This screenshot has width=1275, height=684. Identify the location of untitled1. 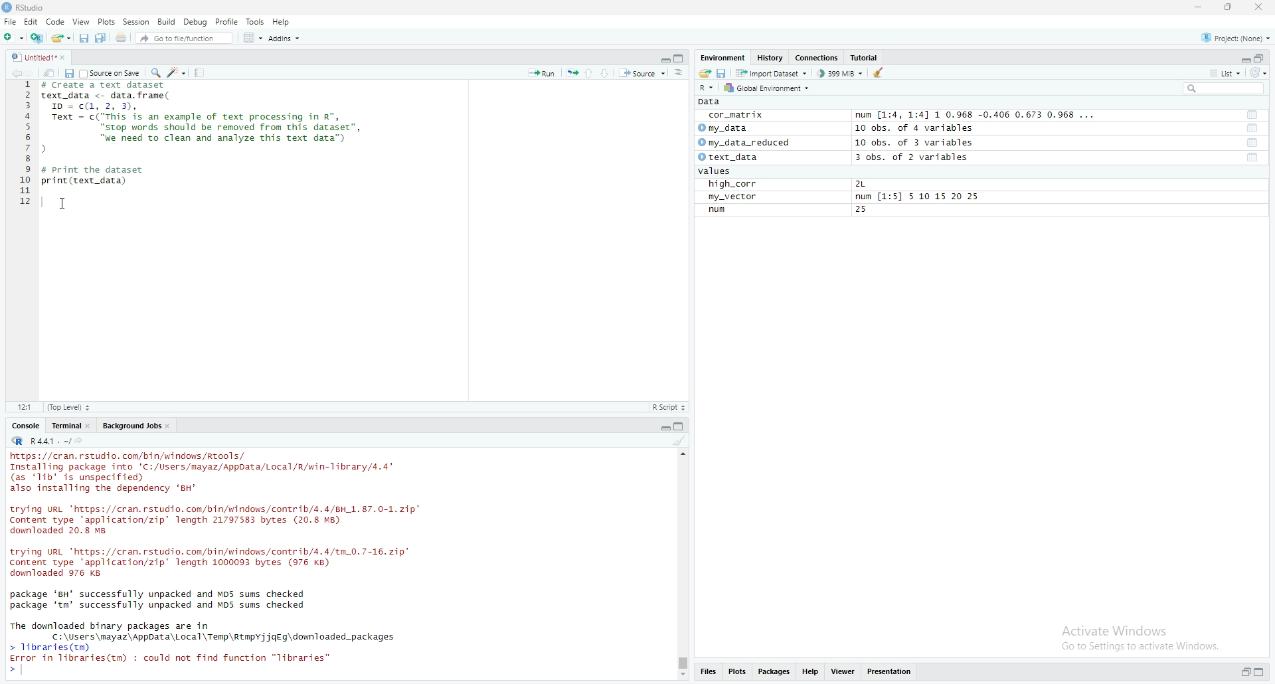
(41, 56).